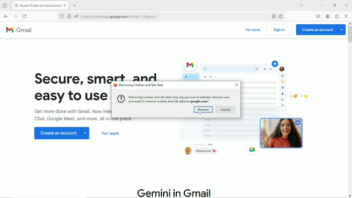 This screenshot has height=198, width=352. What do you see at coordinates (284, 133) in the screenshot?
I see `image` at bounding box center [284, 133].